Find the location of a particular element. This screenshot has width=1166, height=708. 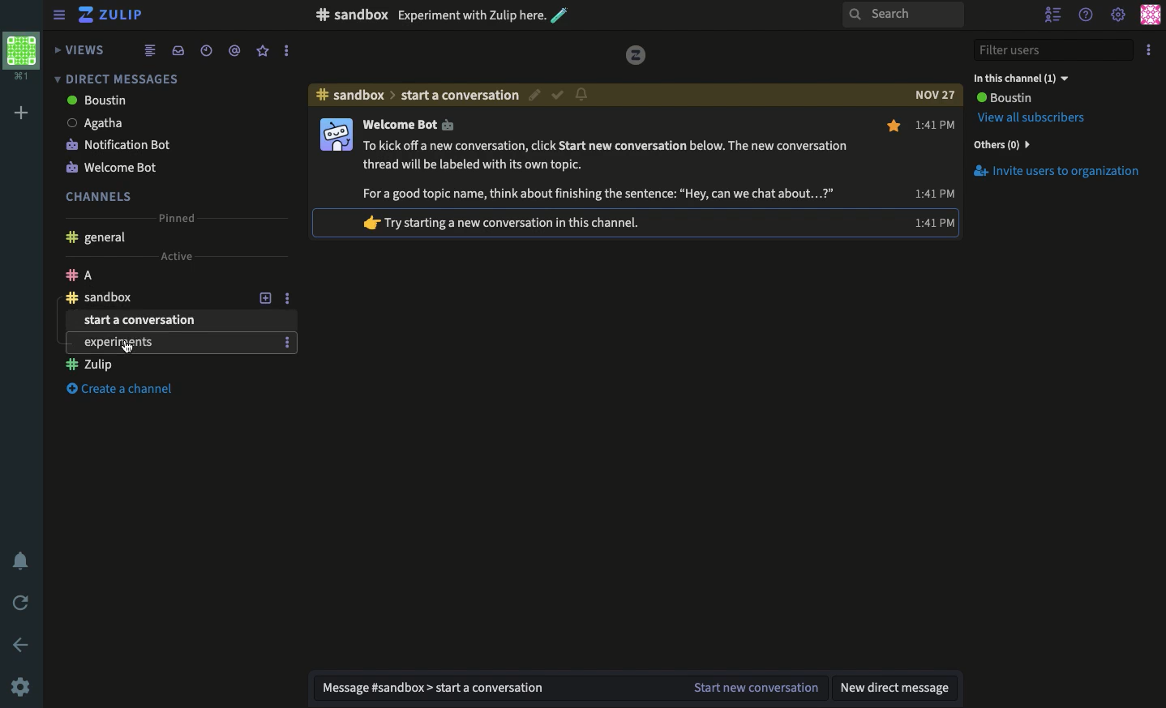

Options  is located at coordinates (1151, 47).